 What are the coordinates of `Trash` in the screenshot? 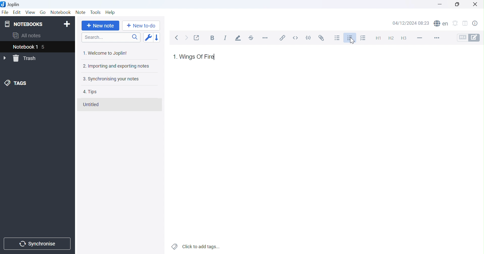 It's located at (26, 58).